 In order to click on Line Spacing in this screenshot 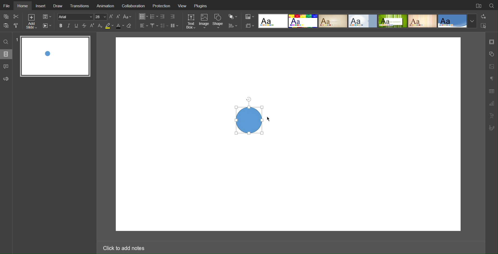, I will do `click(164, 25)`.